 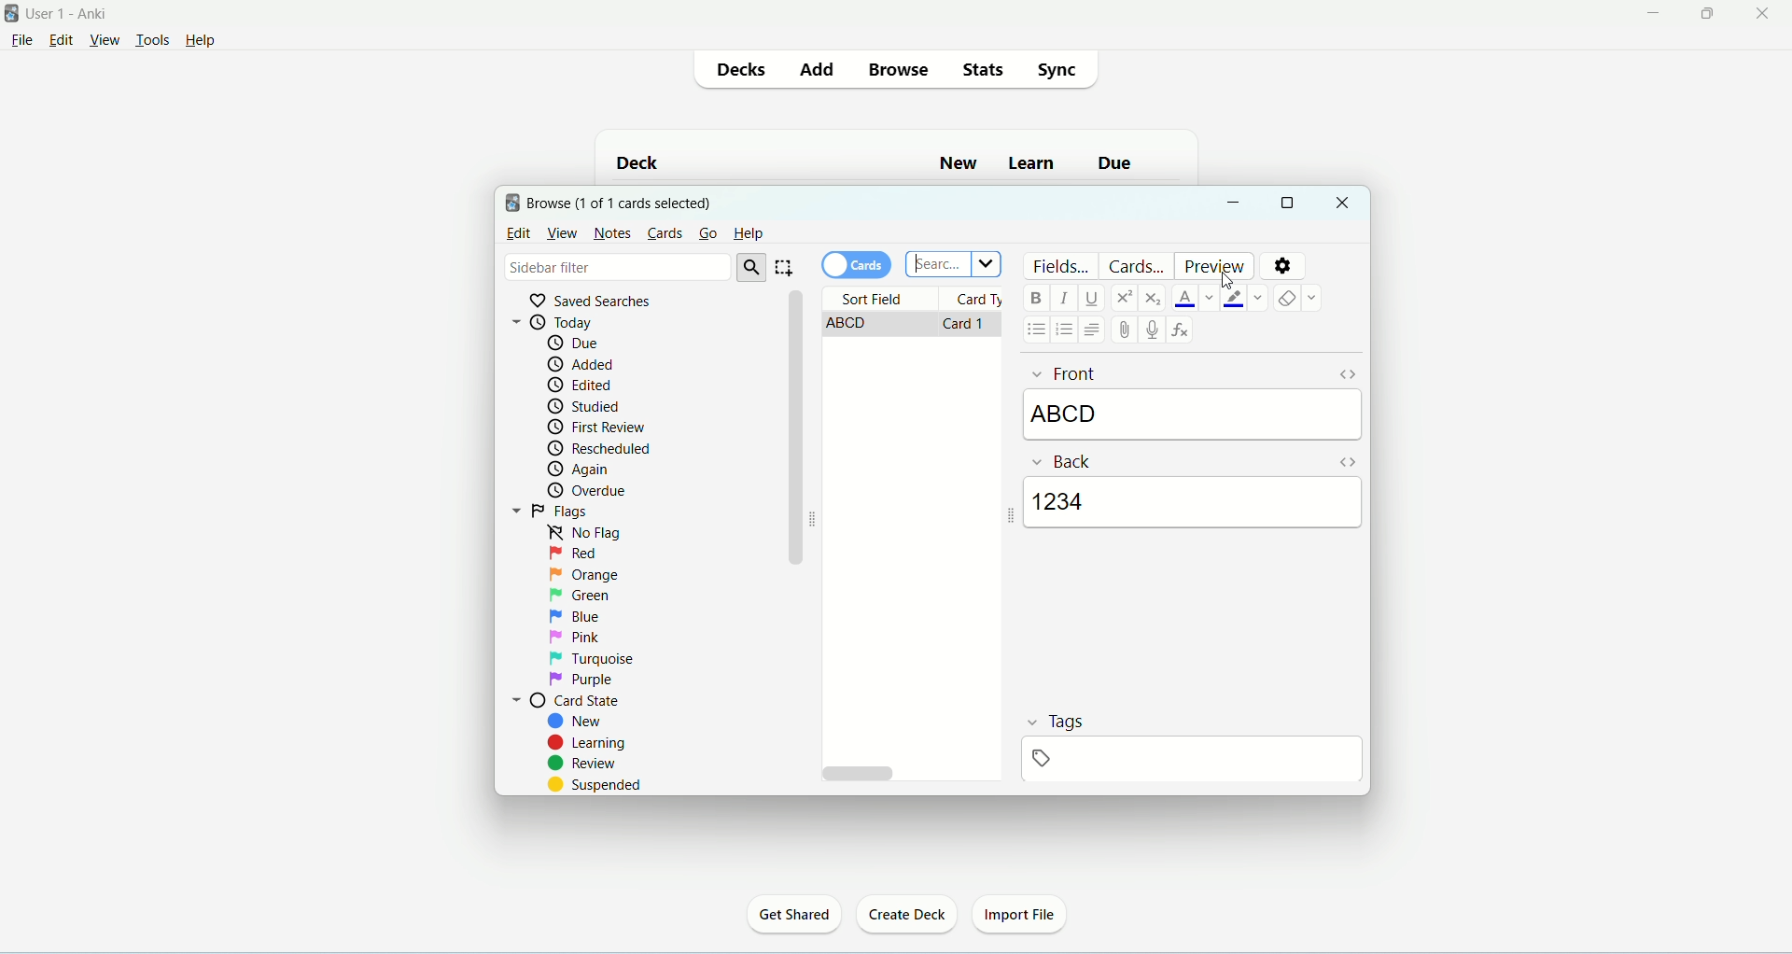 I want to click on pink, so click(x=578, y=636).